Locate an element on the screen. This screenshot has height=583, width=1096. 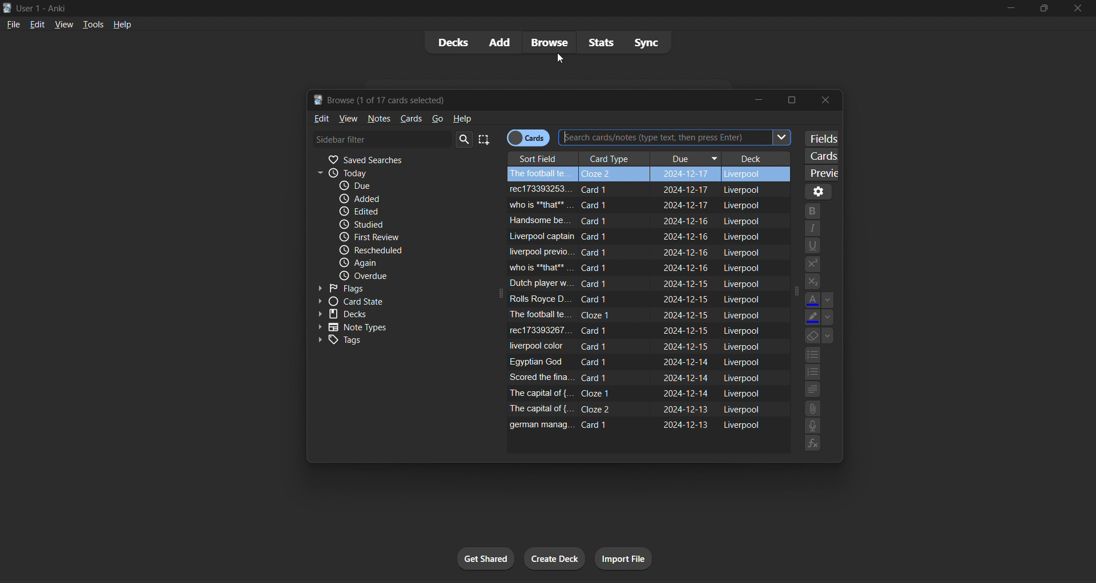
 is located at coordinates (660, 137).